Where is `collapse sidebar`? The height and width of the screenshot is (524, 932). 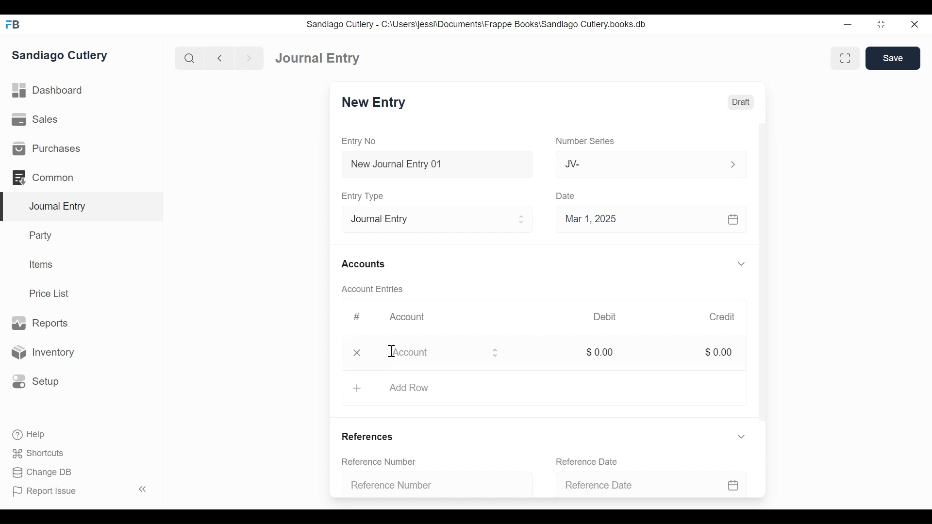
collapse sidebar is located at coordinates (141, 489).